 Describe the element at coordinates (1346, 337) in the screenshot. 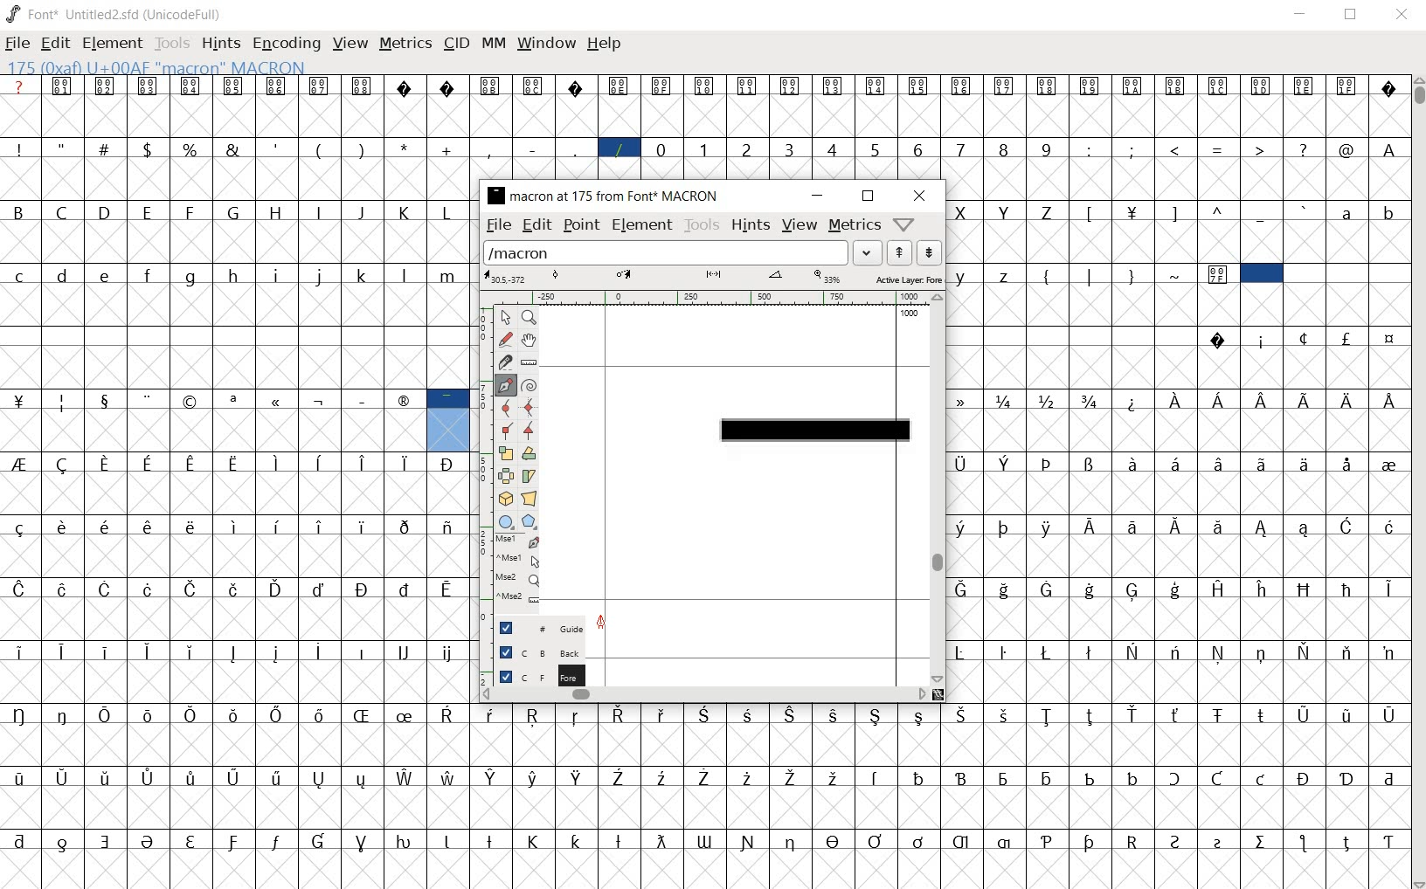

I see `Symbol` at that location.